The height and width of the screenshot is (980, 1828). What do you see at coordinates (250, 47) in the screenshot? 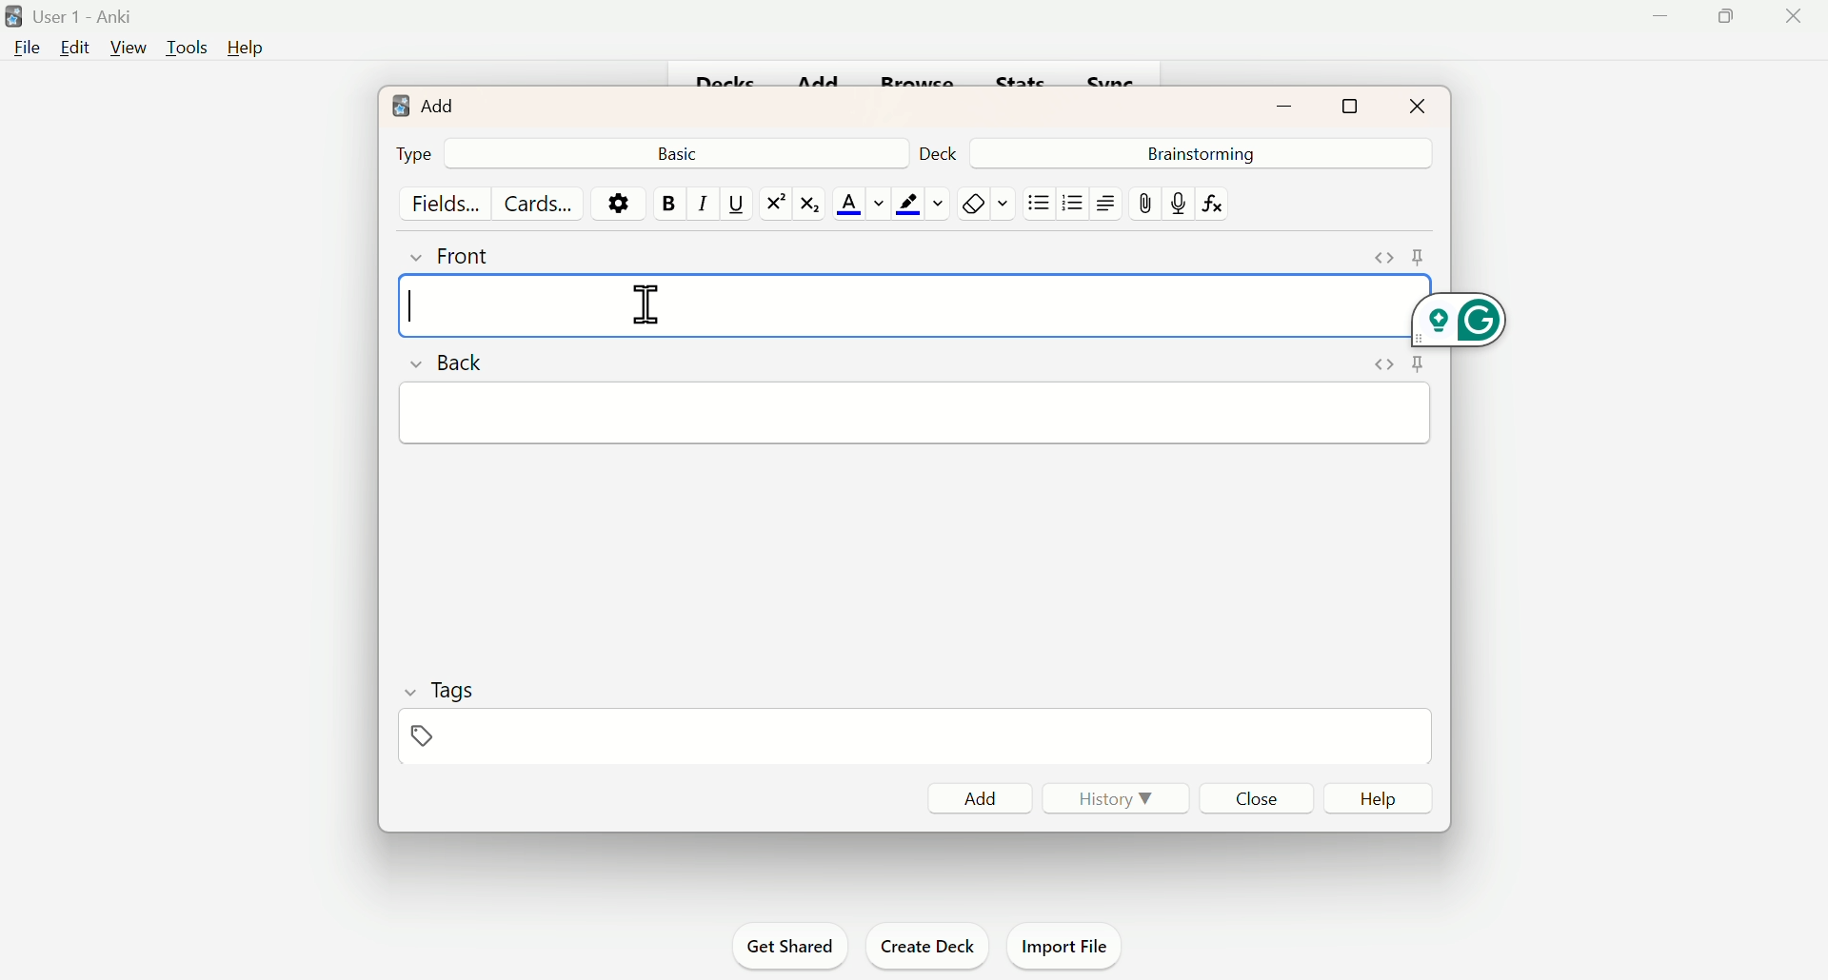
I see `` at bounding box center [250, 47].